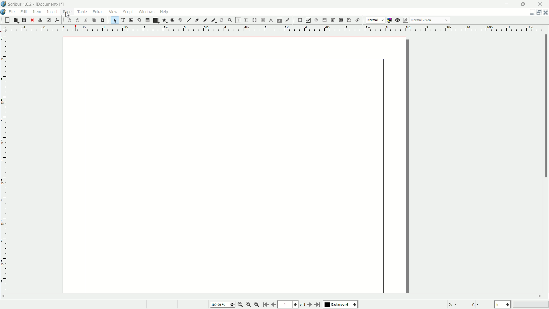 This screenshot has width=549, height=309. What do you see at coordinates (139, 20) in the screenshot?
I see `render frame` at bounding box center [139, 20].